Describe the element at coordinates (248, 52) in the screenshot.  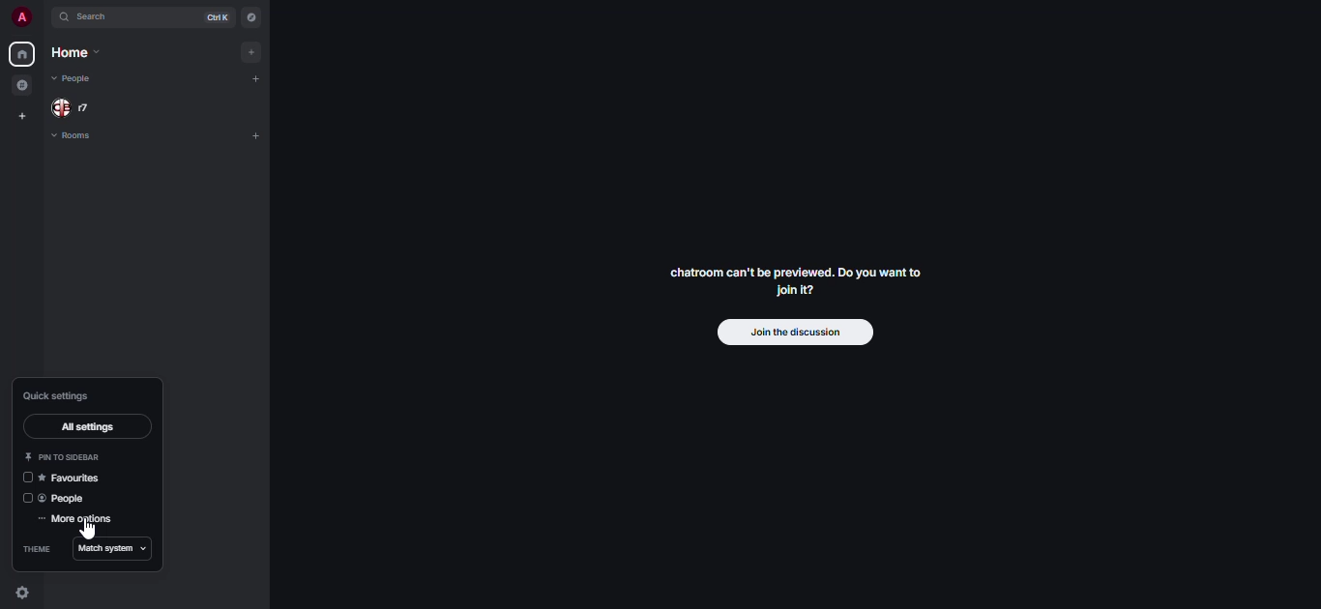
I see `add` at that location.